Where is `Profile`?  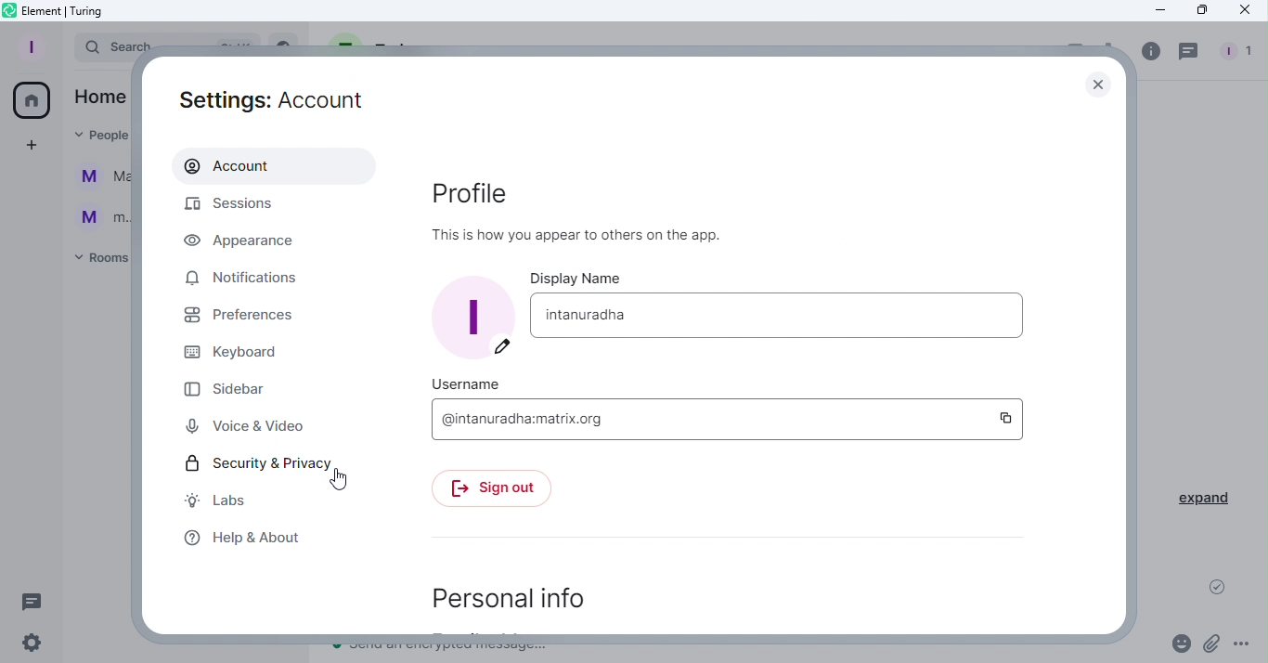 Profile is located at coordinates (32, 46).